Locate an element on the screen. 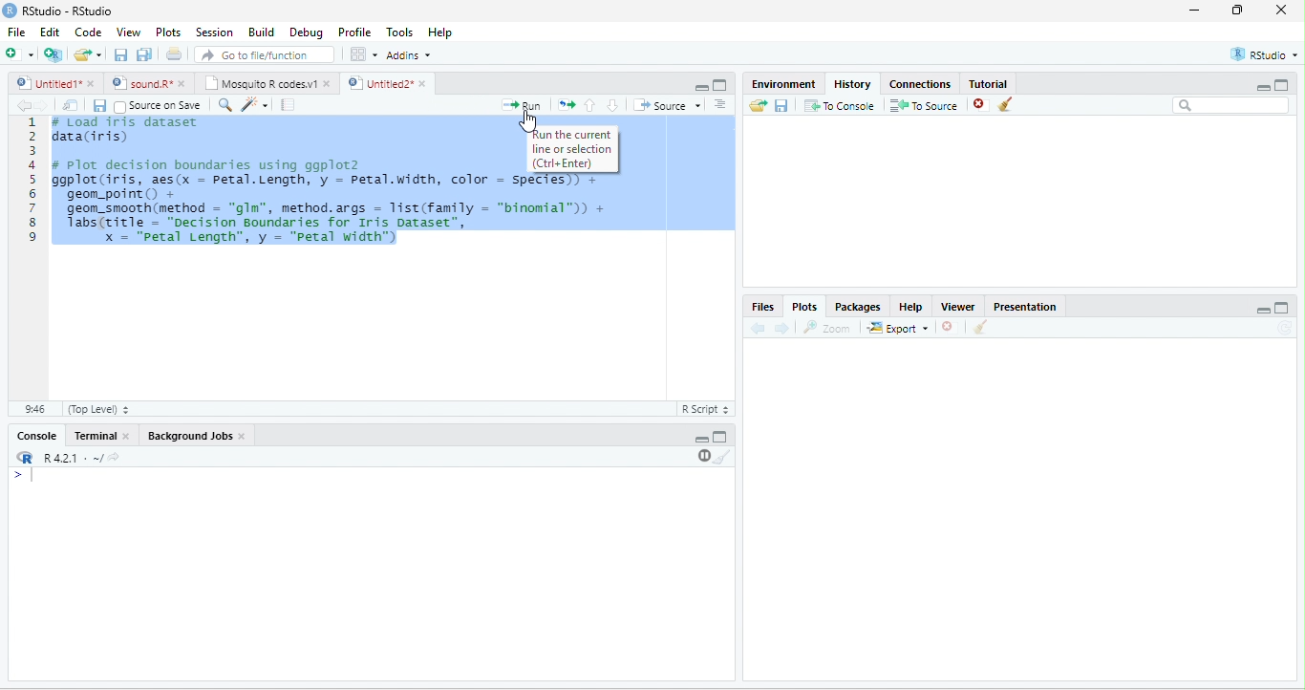 Image resolution: width=1305 pixels, height=690 pixels. forward is located at coordinates (44, 106).